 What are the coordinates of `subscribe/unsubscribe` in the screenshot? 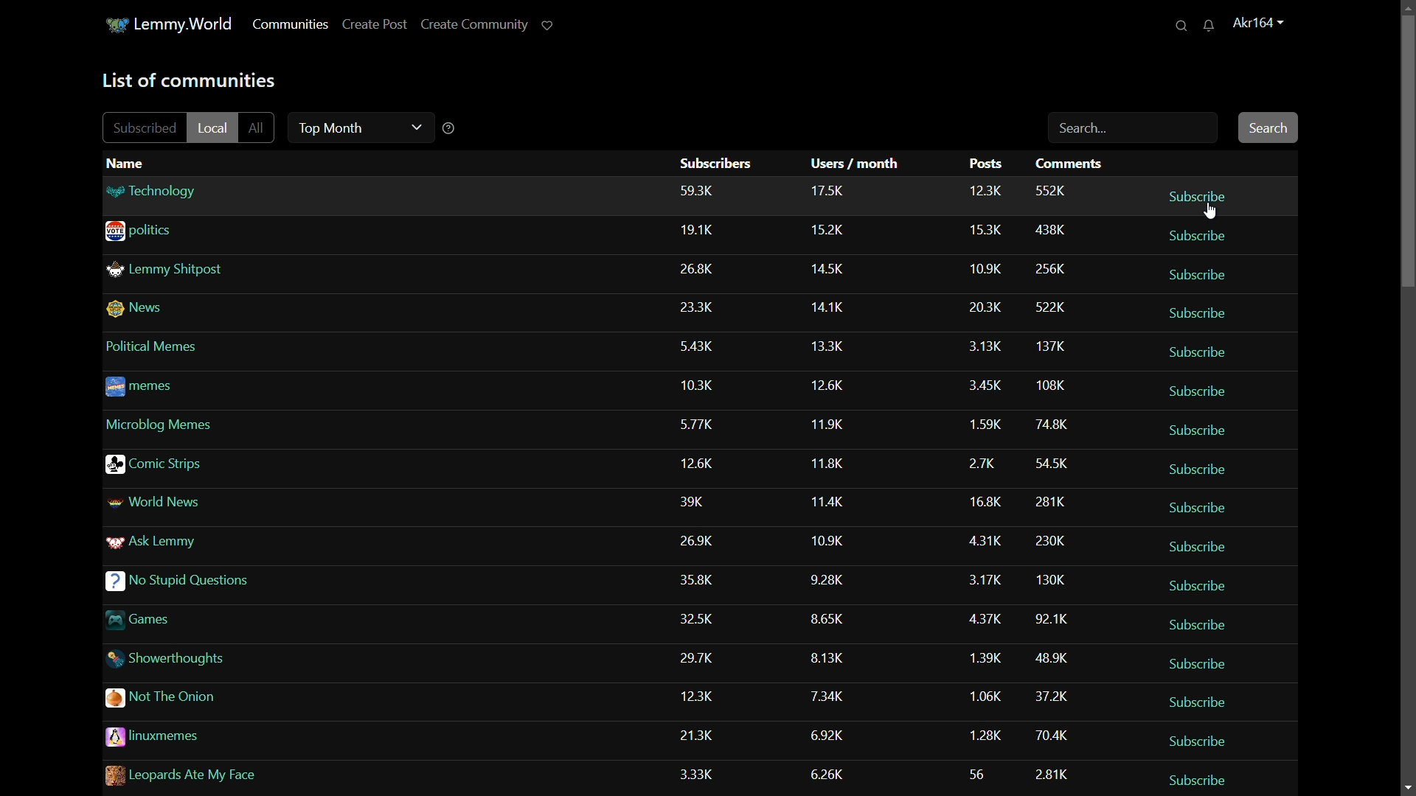 It's located at (1208, 662).